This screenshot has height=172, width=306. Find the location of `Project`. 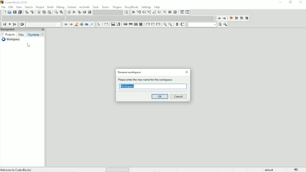

Project is located at coordinates (40, 7).